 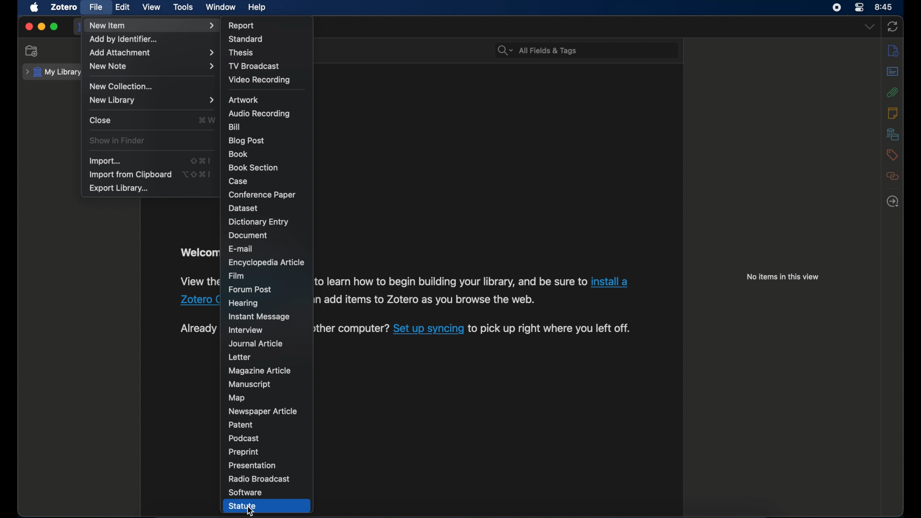 I want to click on thesis, so click(x=243, y=53).